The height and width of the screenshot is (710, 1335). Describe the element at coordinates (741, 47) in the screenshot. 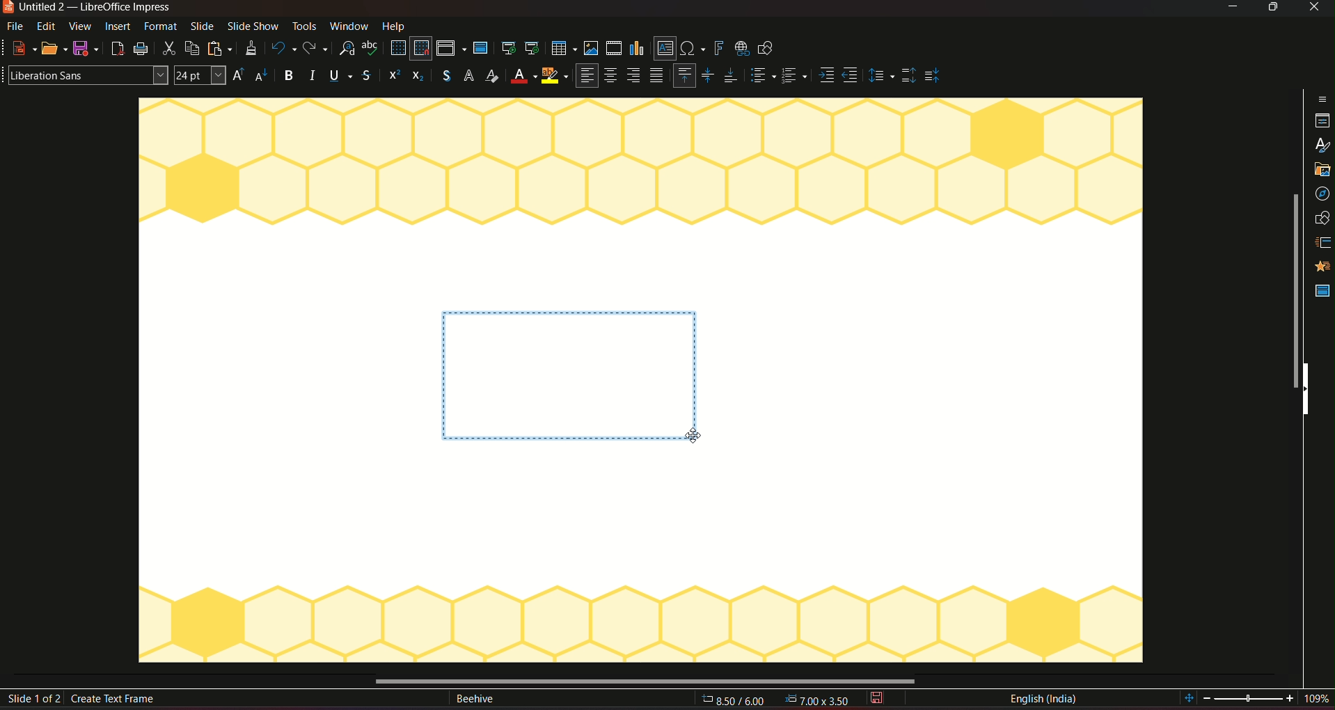

I see `insert hyperlink` at that location.